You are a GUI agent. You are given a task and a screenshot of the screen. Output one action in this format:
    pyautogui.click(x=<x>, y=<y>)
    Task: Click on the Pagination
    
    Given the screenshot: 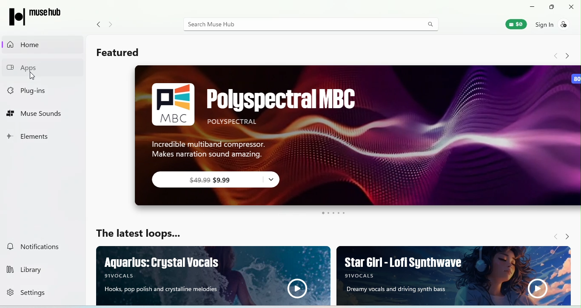 What is the action you would take?
    pyautogui.click(x=333, y=213)
    